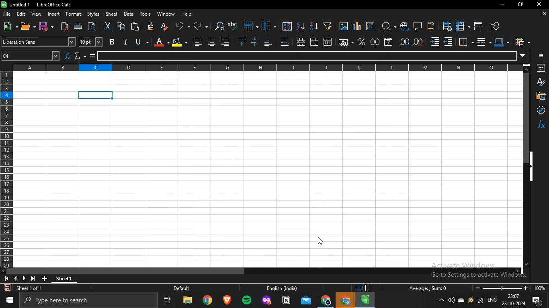  Describe the element at coordinates (540, 96) in the screenshot. I see `` at that location.